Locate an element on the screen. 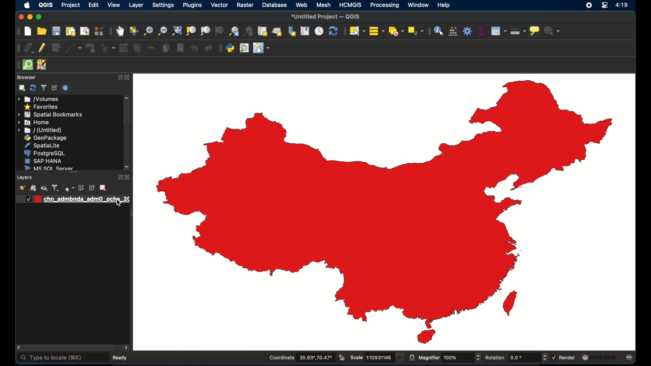  increase or decrease magnifier value is located at coordinates (478, 358).